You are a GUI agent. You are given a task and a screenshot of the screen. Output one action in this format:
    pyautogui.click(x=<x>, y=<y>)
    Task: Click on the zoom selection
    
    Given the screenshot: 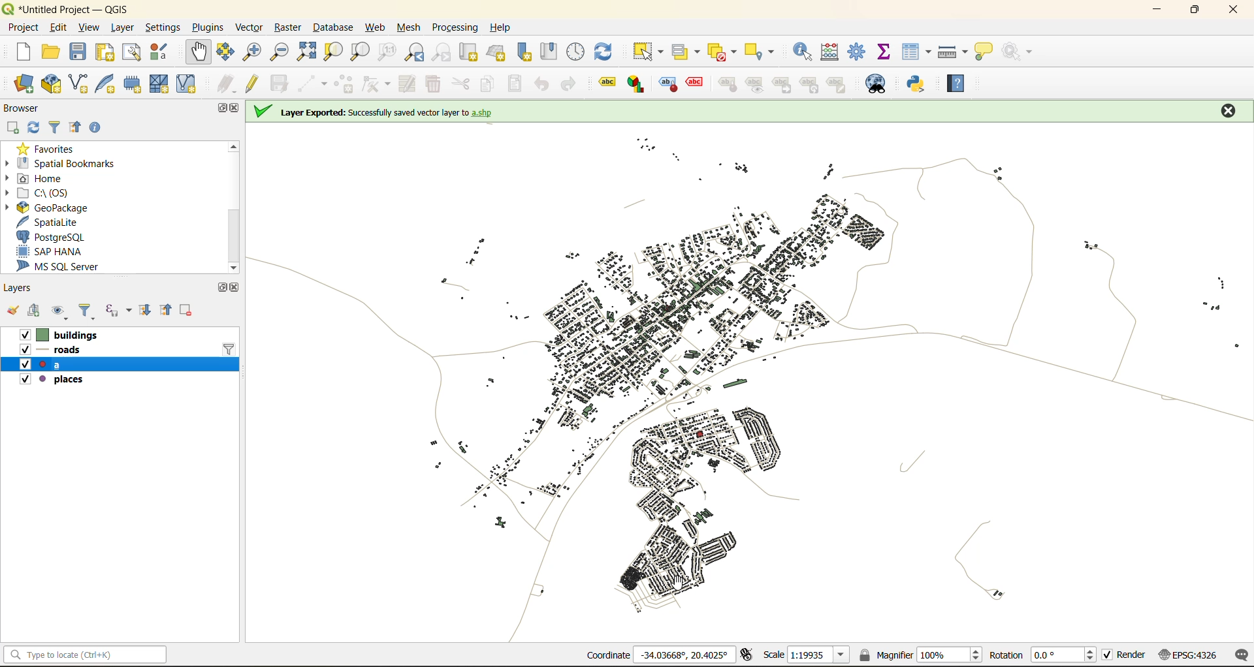 What is the action you would take?
    pyautogui.click(x=332, y=52)
    